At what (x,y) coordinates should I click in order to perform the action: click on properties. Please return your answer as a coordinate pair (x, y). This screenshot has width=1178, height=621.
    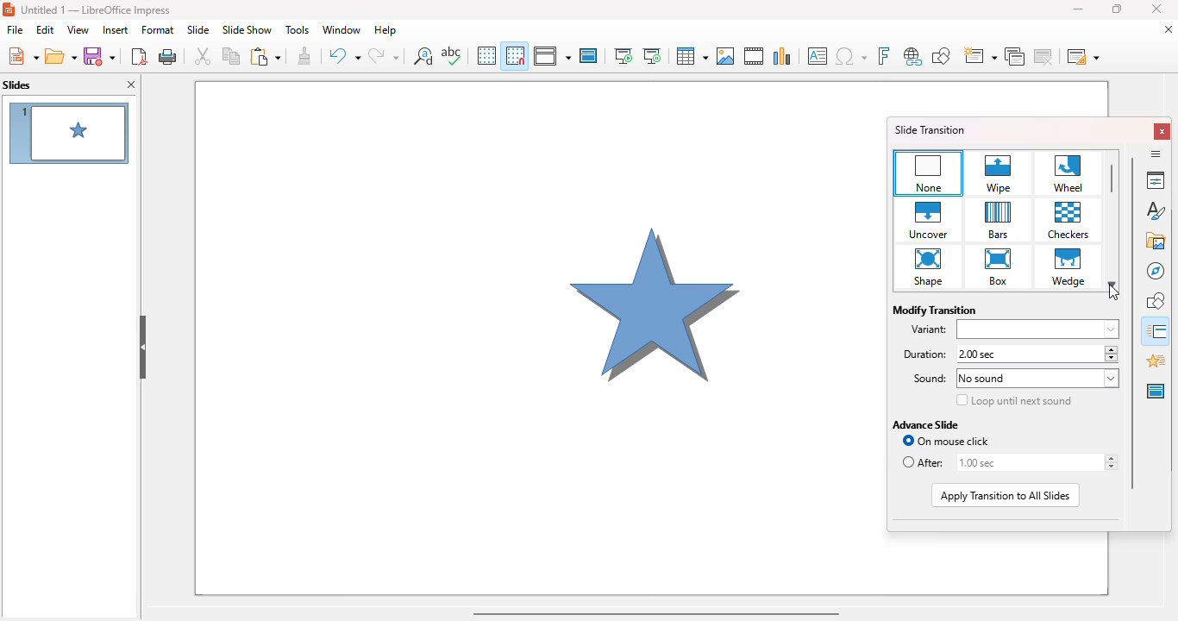
    Looking at the image, I should click on (1155, 179).